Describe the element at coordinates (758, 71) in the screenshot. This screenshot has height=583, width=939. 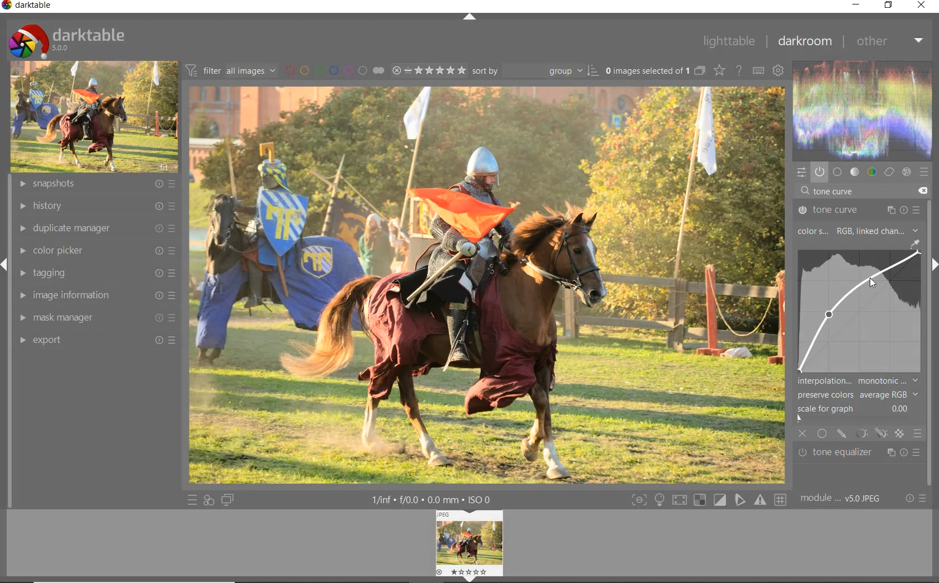
I see `define keyboard shortcuts` at that location.